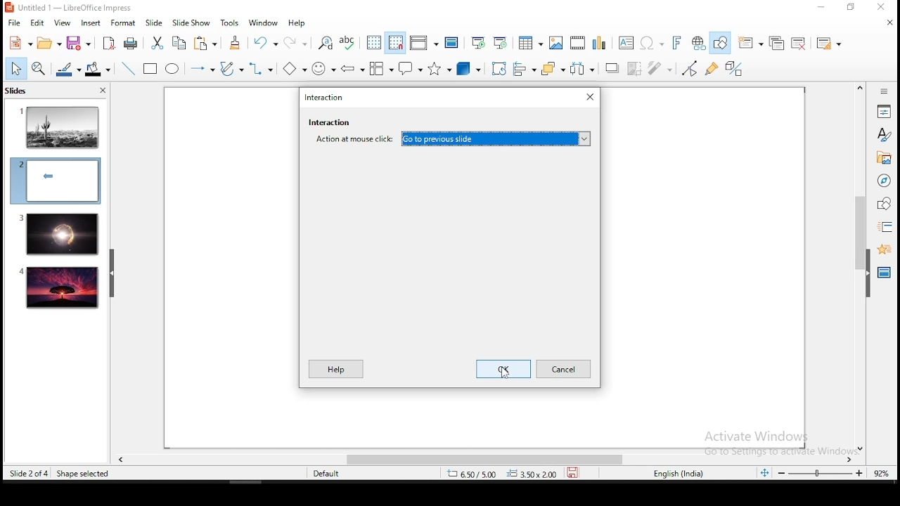  I want to click on save, so click(78, 44).